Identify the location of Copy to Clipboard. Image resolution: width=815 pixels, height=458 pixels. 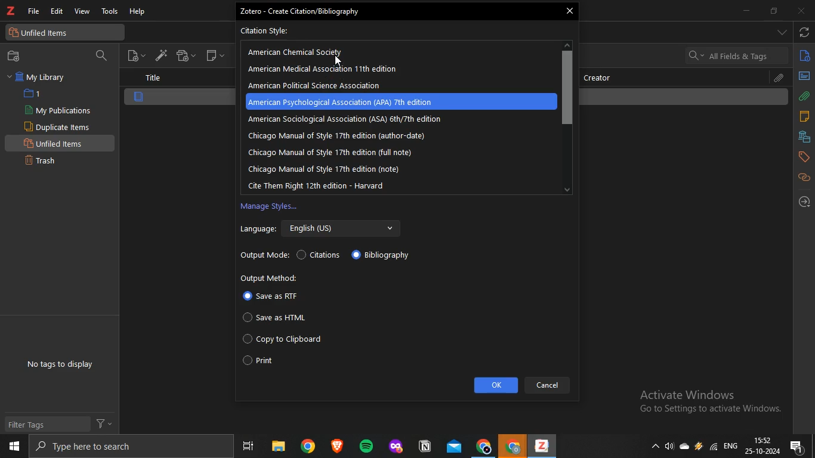
(285, 341).